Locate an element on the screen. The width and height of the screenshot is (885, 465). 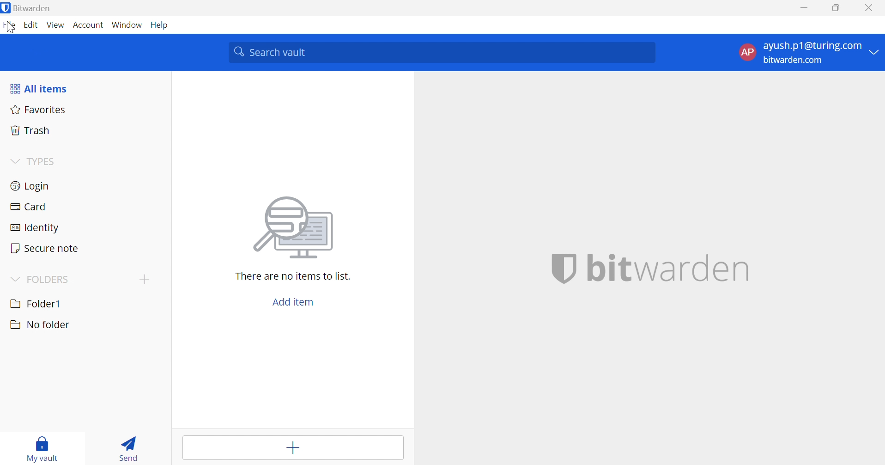
Trash is located at coordinates (32, 130).